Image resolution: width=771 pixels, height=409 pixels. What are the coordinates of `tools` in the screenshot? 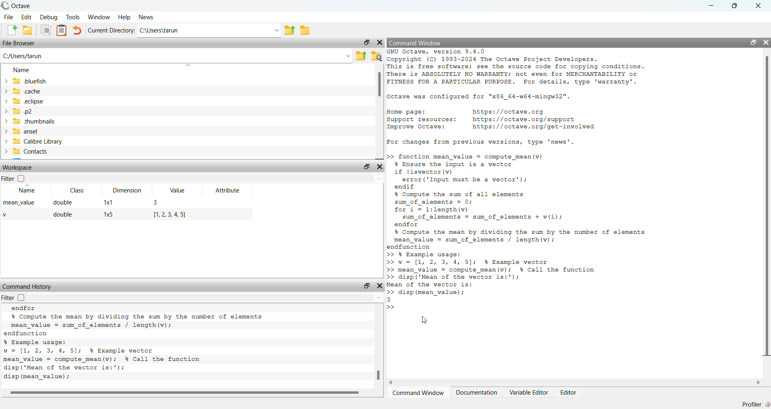 It's located at (73, 16).